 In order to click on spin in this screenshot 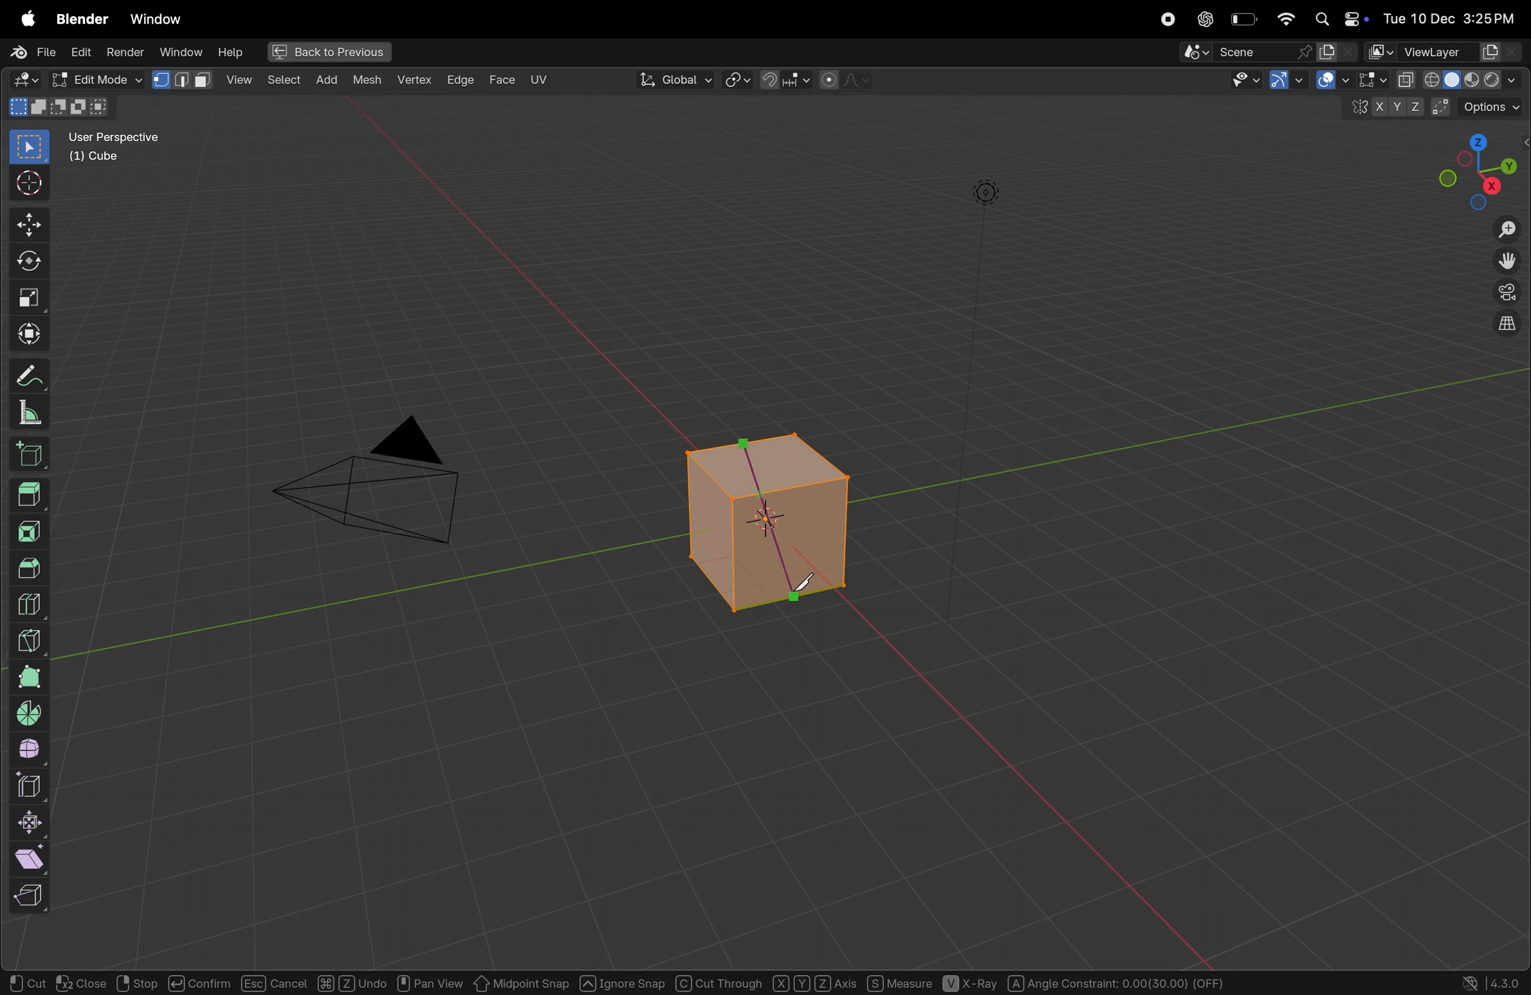, I will do `click(29, 713)`.